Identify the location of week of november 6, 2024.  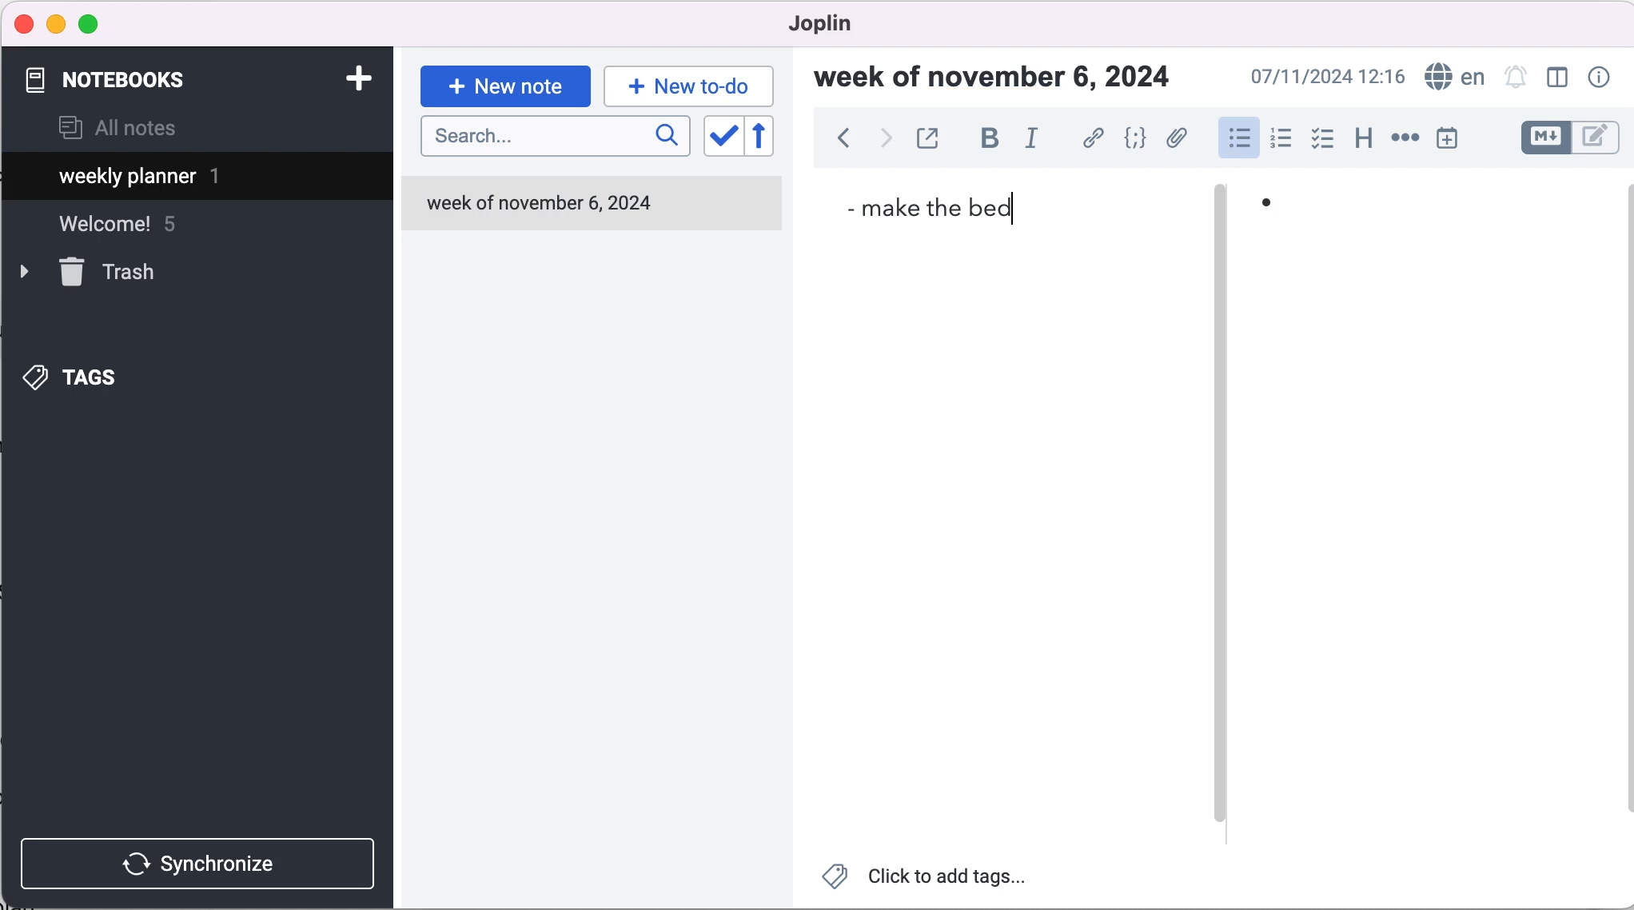
(1002, 80).